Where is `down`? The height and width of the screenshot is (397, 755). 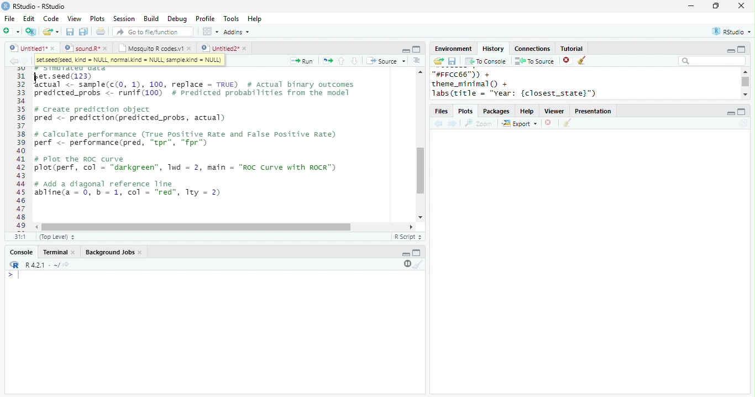
down is located at coordinates (354, 61).